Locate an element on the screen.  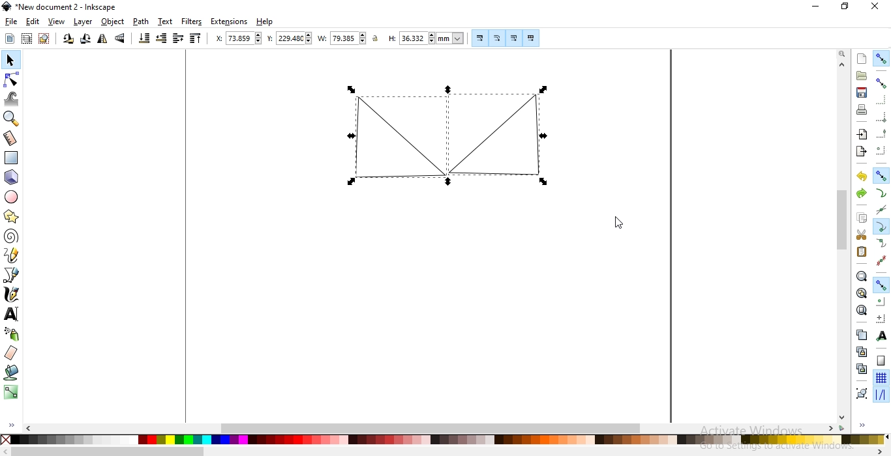
group selected objects is located at coordinates (860, 392).